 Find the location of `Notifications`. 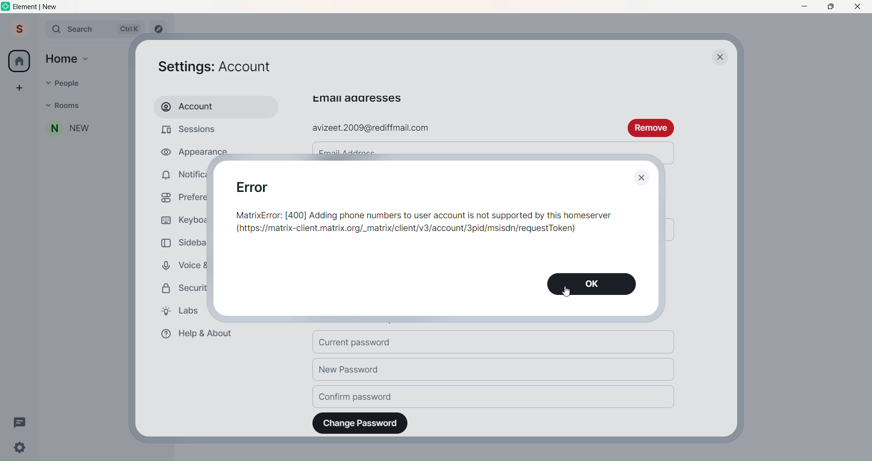

Notifications is located at coordinates (177, 174).